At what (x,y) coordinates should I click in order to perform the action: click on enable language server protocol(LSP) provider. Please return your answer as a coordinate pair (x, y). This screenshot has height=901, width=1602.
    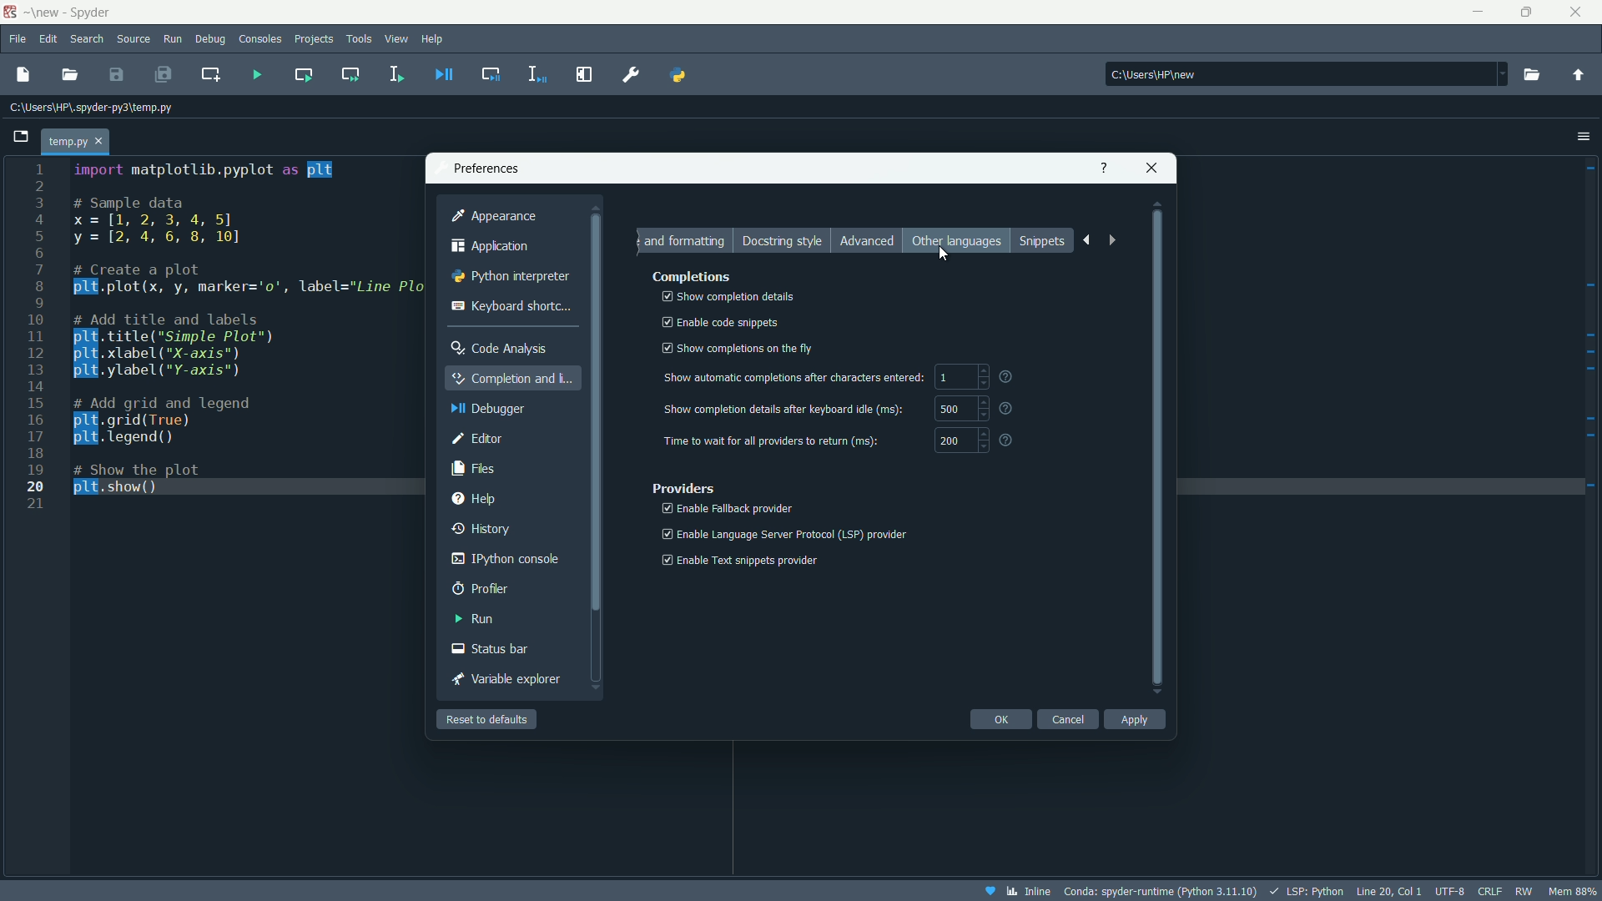
    Looking at the image, I should click on (782, 532).